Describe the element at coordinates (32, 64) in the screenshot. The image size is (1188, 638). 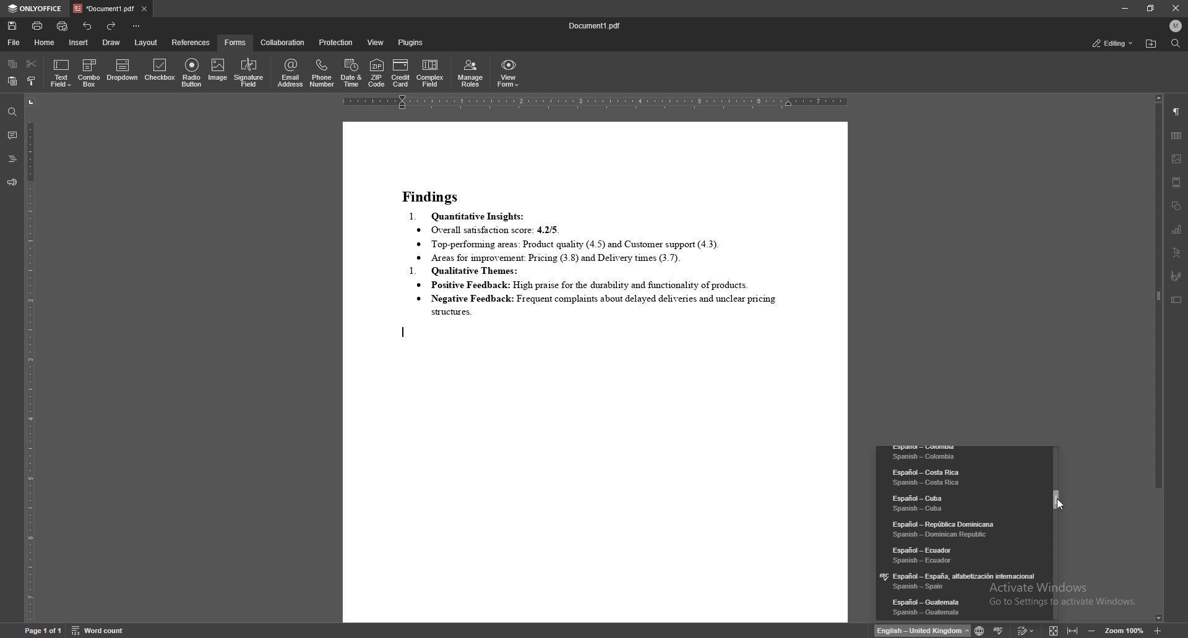
I see `cut` at that location.